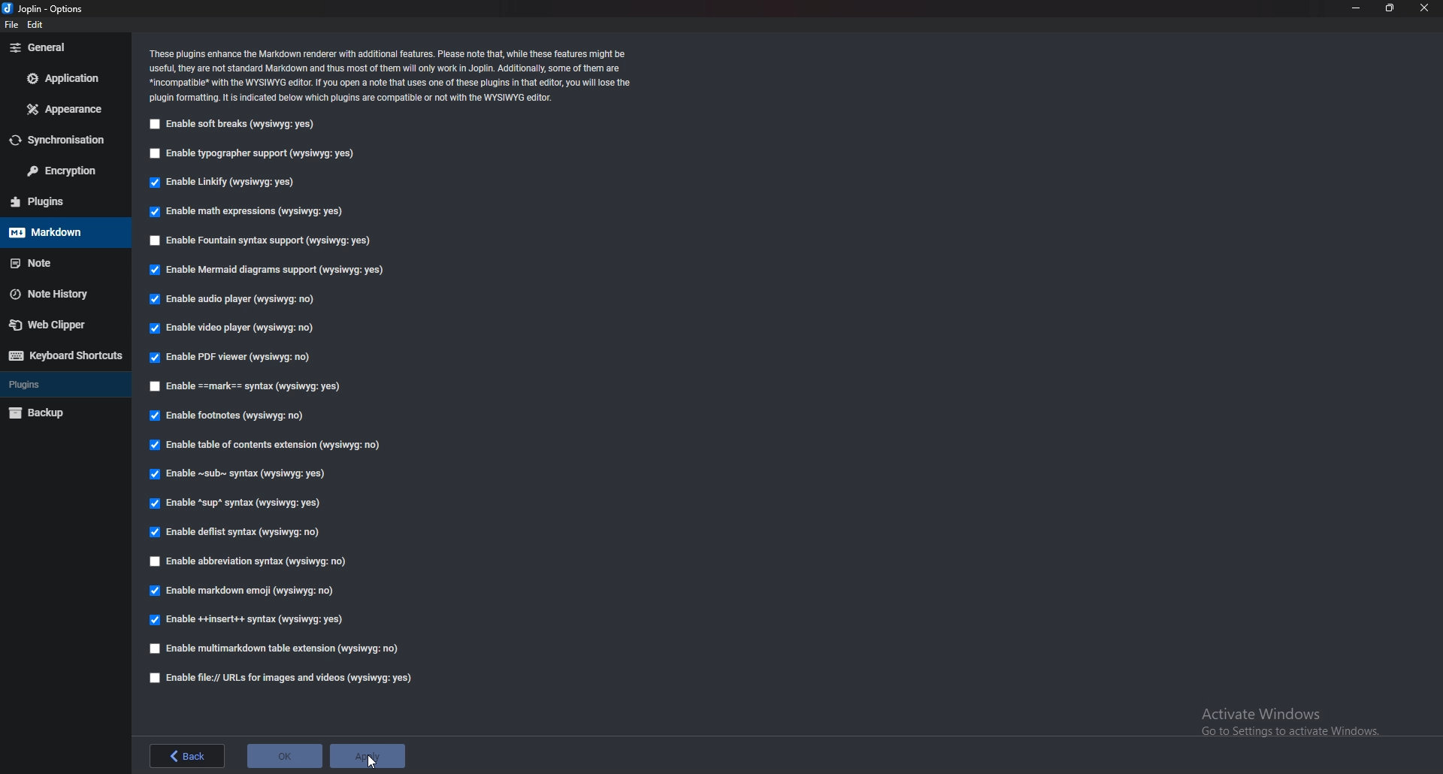  I want to click on Synchronization, so click(59, 141).